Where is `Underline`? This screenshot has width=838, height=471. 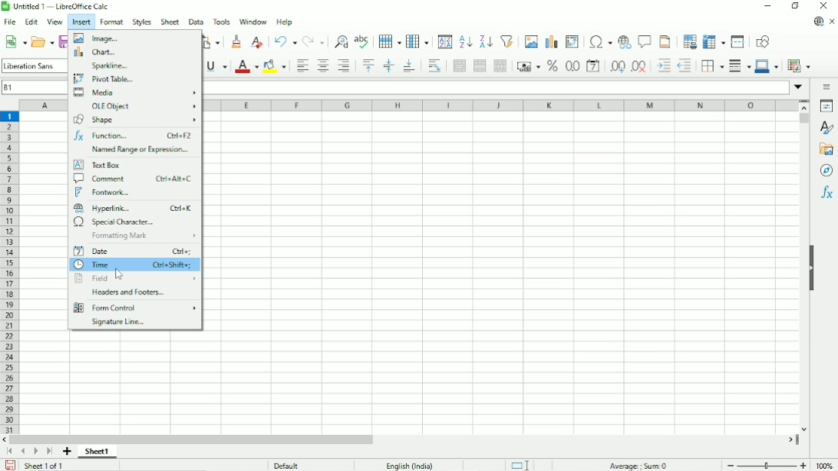 Underline is located at coordinates (217, 67).